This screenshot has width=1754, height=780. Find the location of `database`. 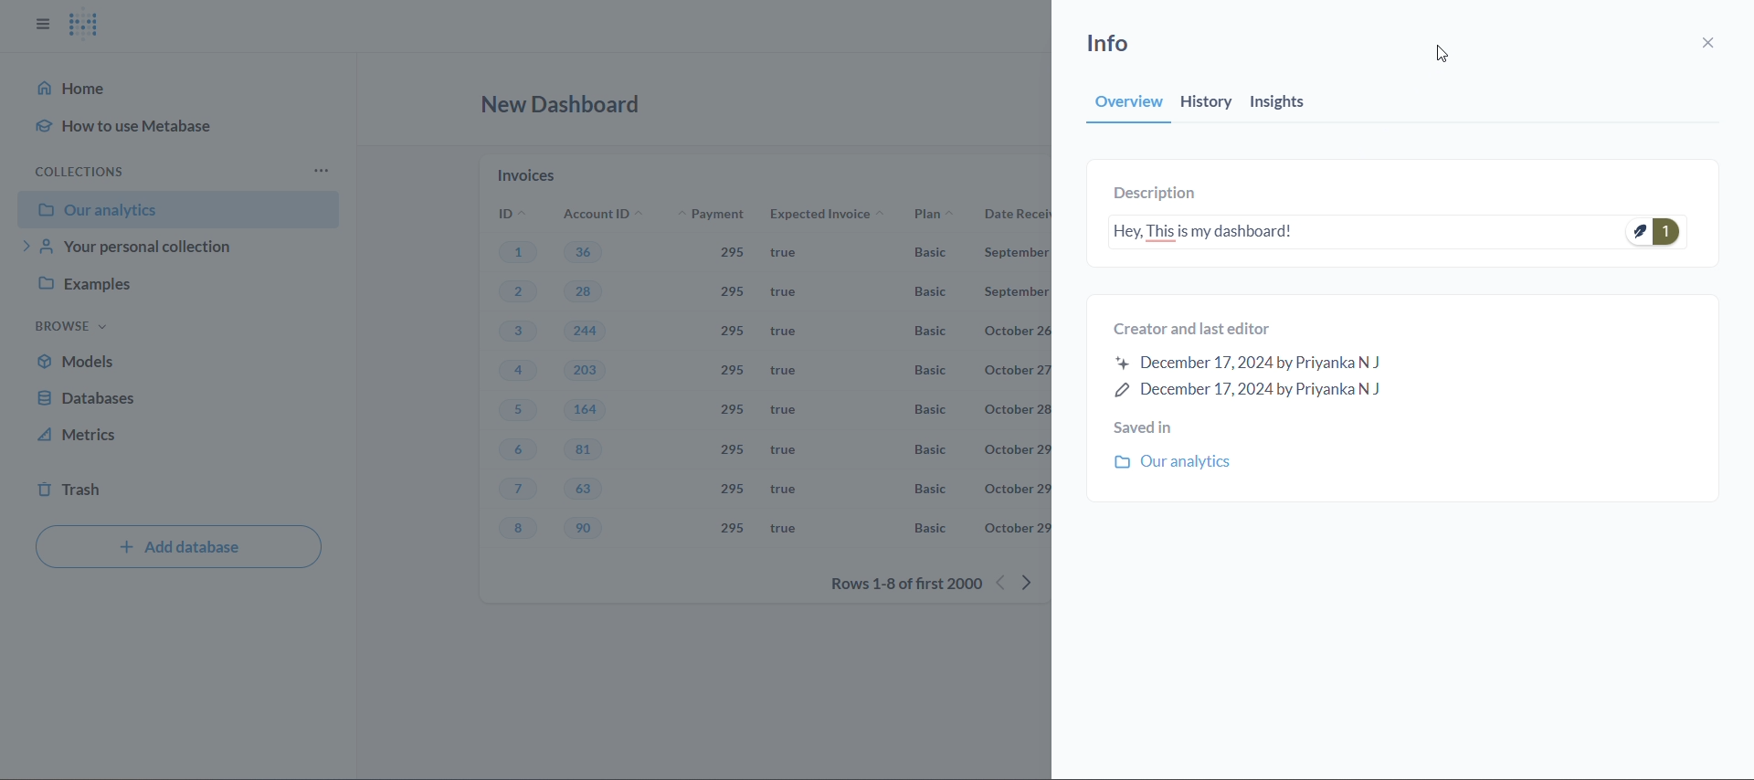

database is located at coordinates (178, 401).